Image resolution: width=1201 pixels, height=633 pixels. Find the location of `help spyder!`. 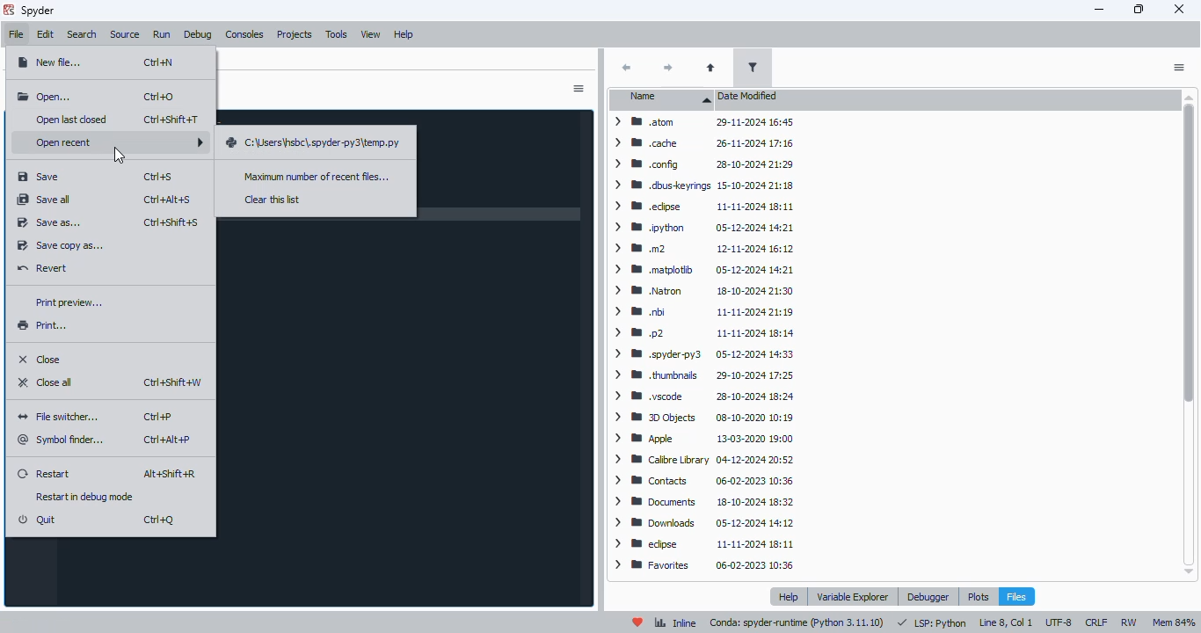

help spyder! is located at coordinates (637, 622).